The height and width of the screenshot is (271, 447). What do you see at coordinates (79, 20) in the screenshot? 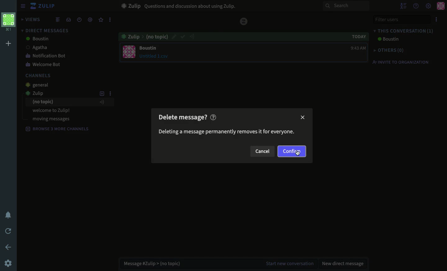
I see `date time` at bounding box center [79, 20].